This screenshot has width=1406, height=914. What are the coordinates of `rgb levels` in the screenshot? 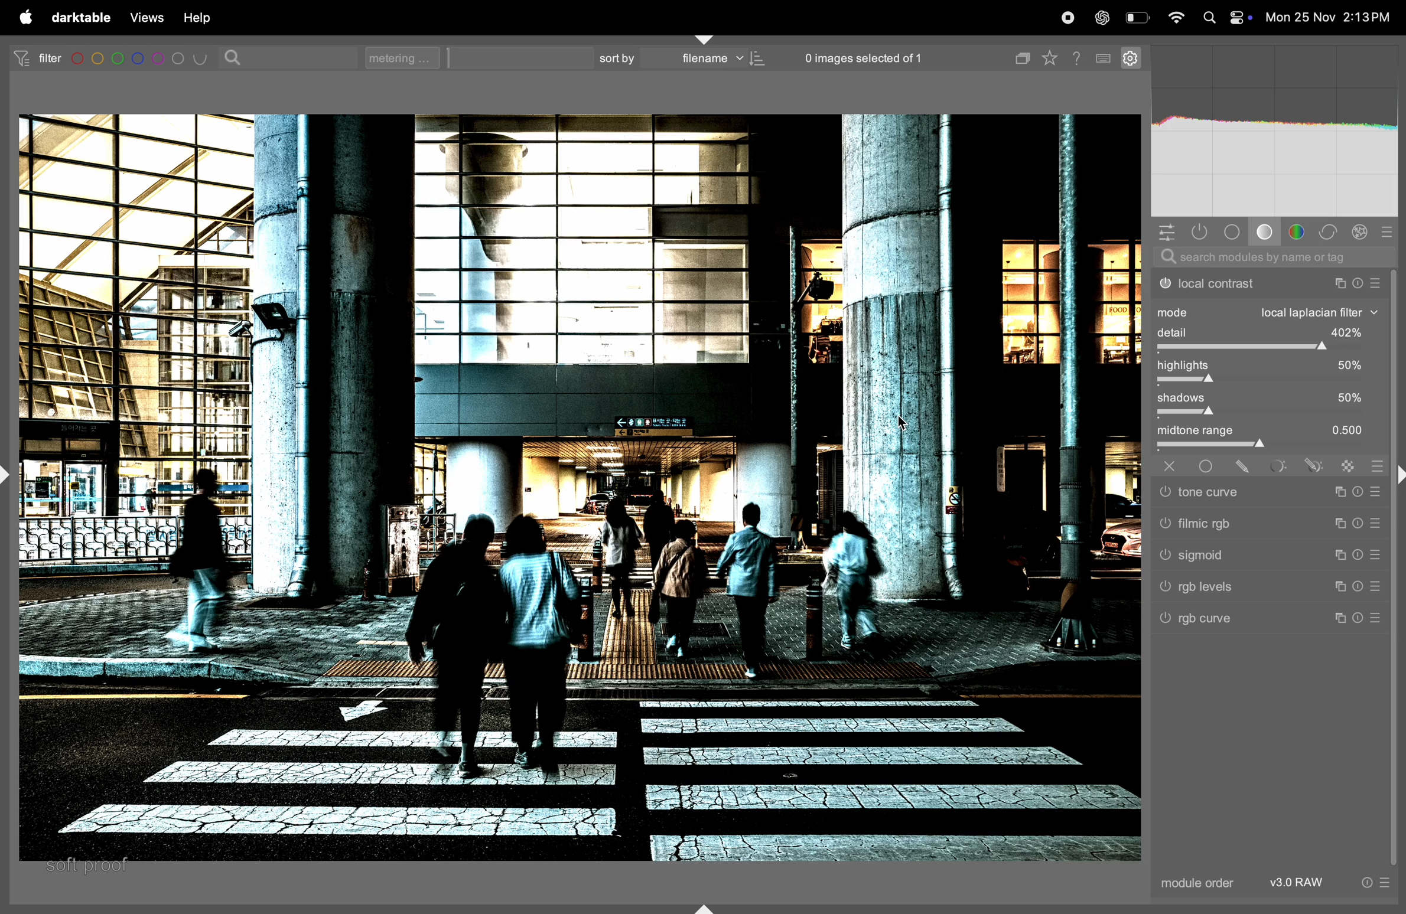 It's located at (1262, 589).